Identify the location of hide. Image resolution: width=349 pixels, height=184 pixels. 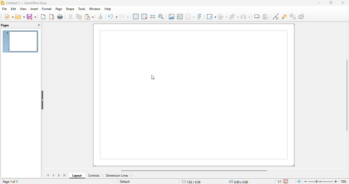
(42, 100).